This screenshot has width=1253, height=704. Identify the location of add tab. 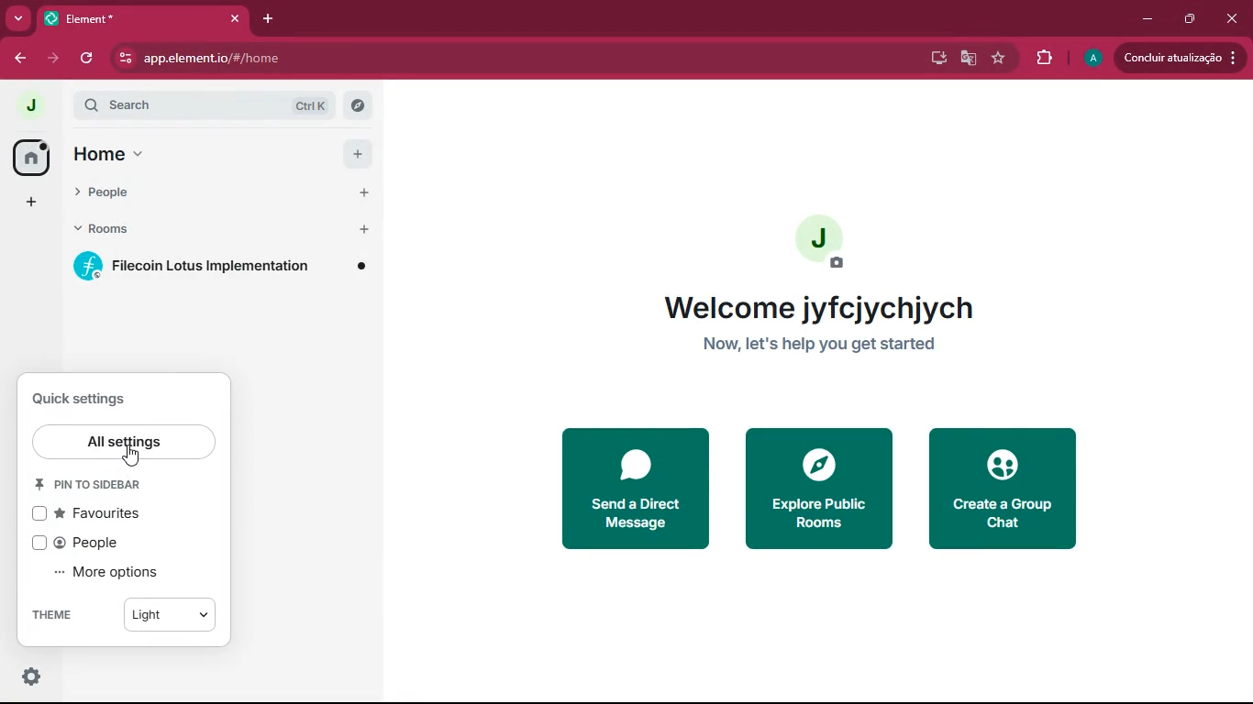
(270, 19).